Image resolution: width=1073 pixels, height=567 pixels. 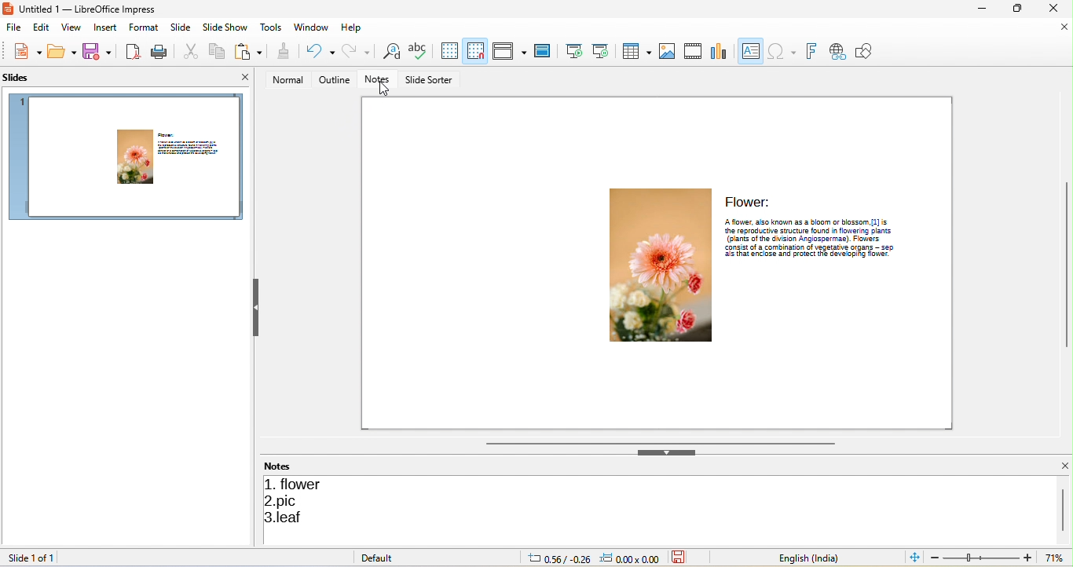 I want to click on master slide, so click(x=544, y=51).